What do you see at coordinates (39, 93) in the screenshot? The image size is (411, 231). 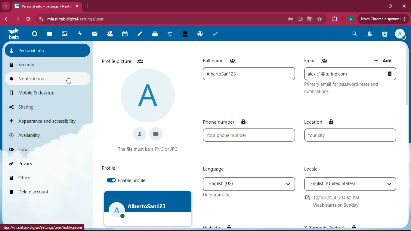 I see `mobile` at bounding box center [39, 93].